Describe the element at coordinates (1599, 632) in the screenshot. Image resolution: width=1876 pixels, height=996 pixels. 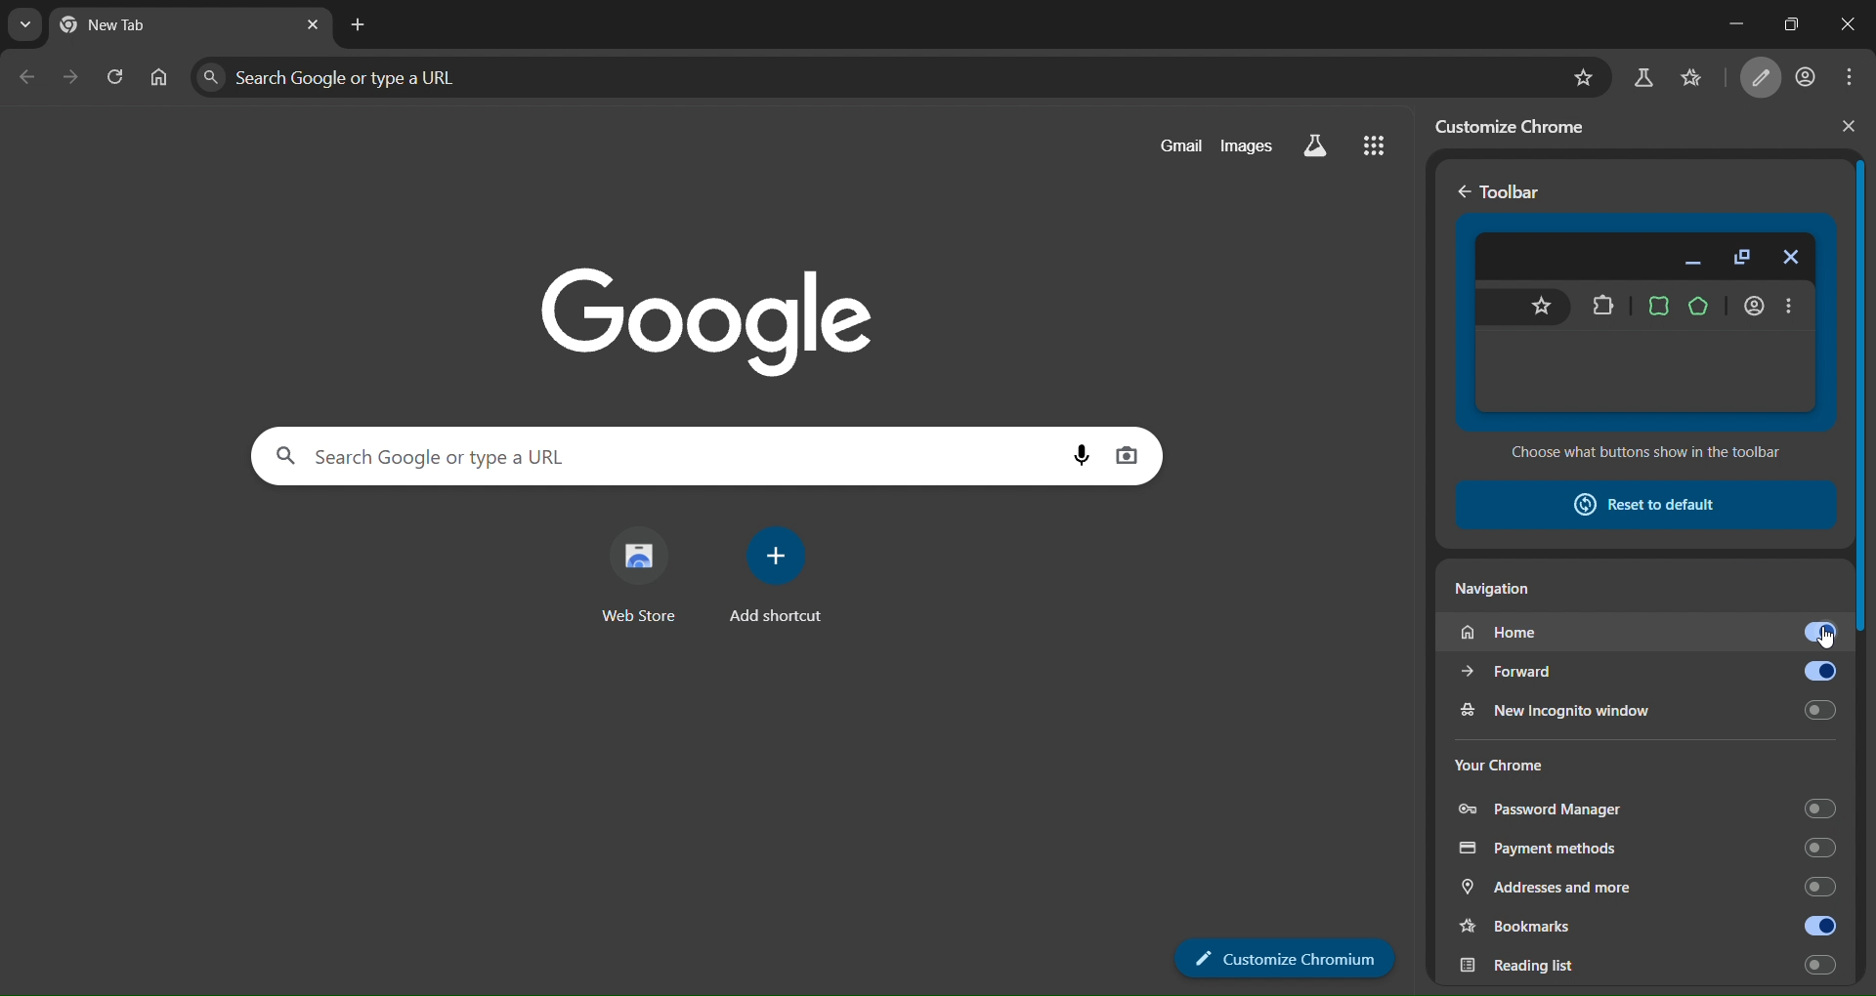
I see `home` at that location.